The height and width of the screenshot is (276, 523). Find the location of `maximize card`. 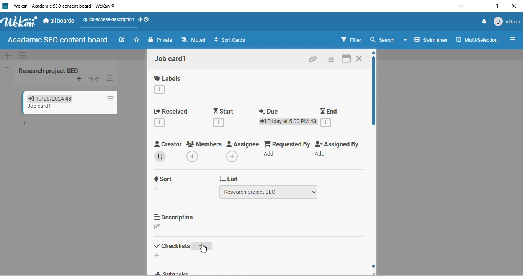

maximize card is located at coordinates (346, 59).